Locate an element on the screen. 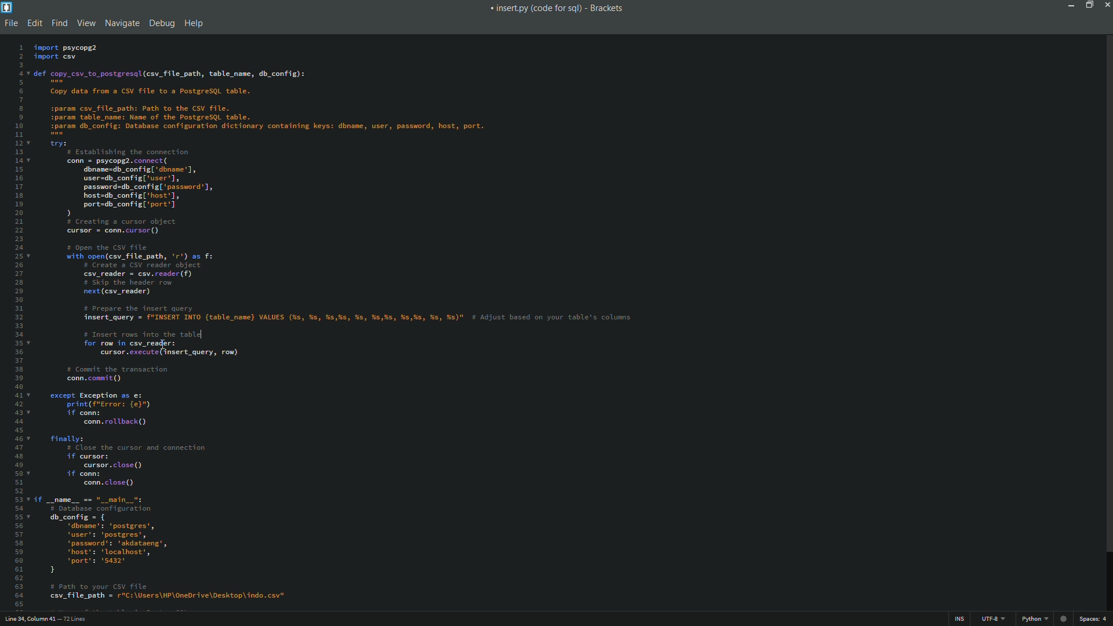 This screenshot has height=626, width=1113. close app is located at coordinates (1106, 5).